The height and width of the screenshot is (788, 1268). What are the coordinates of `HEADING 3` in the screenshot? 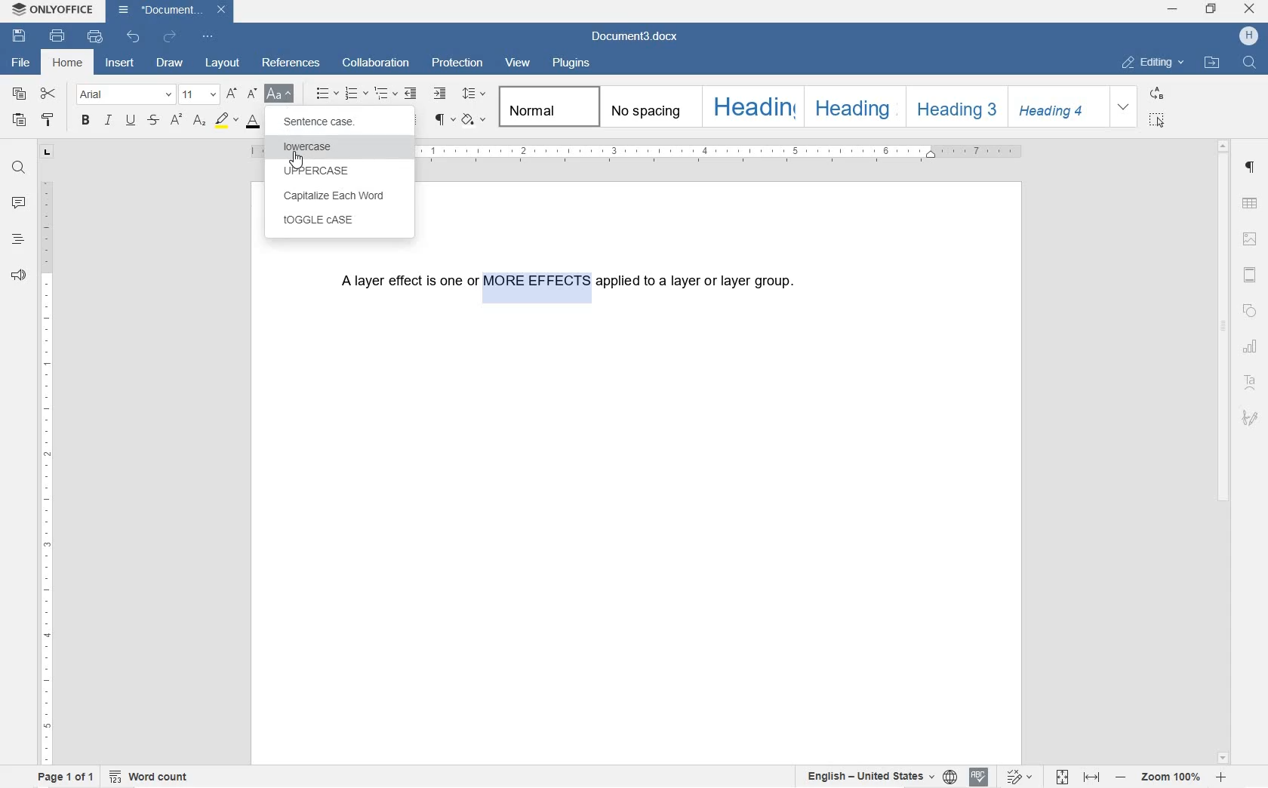 It's located at (955, 107).